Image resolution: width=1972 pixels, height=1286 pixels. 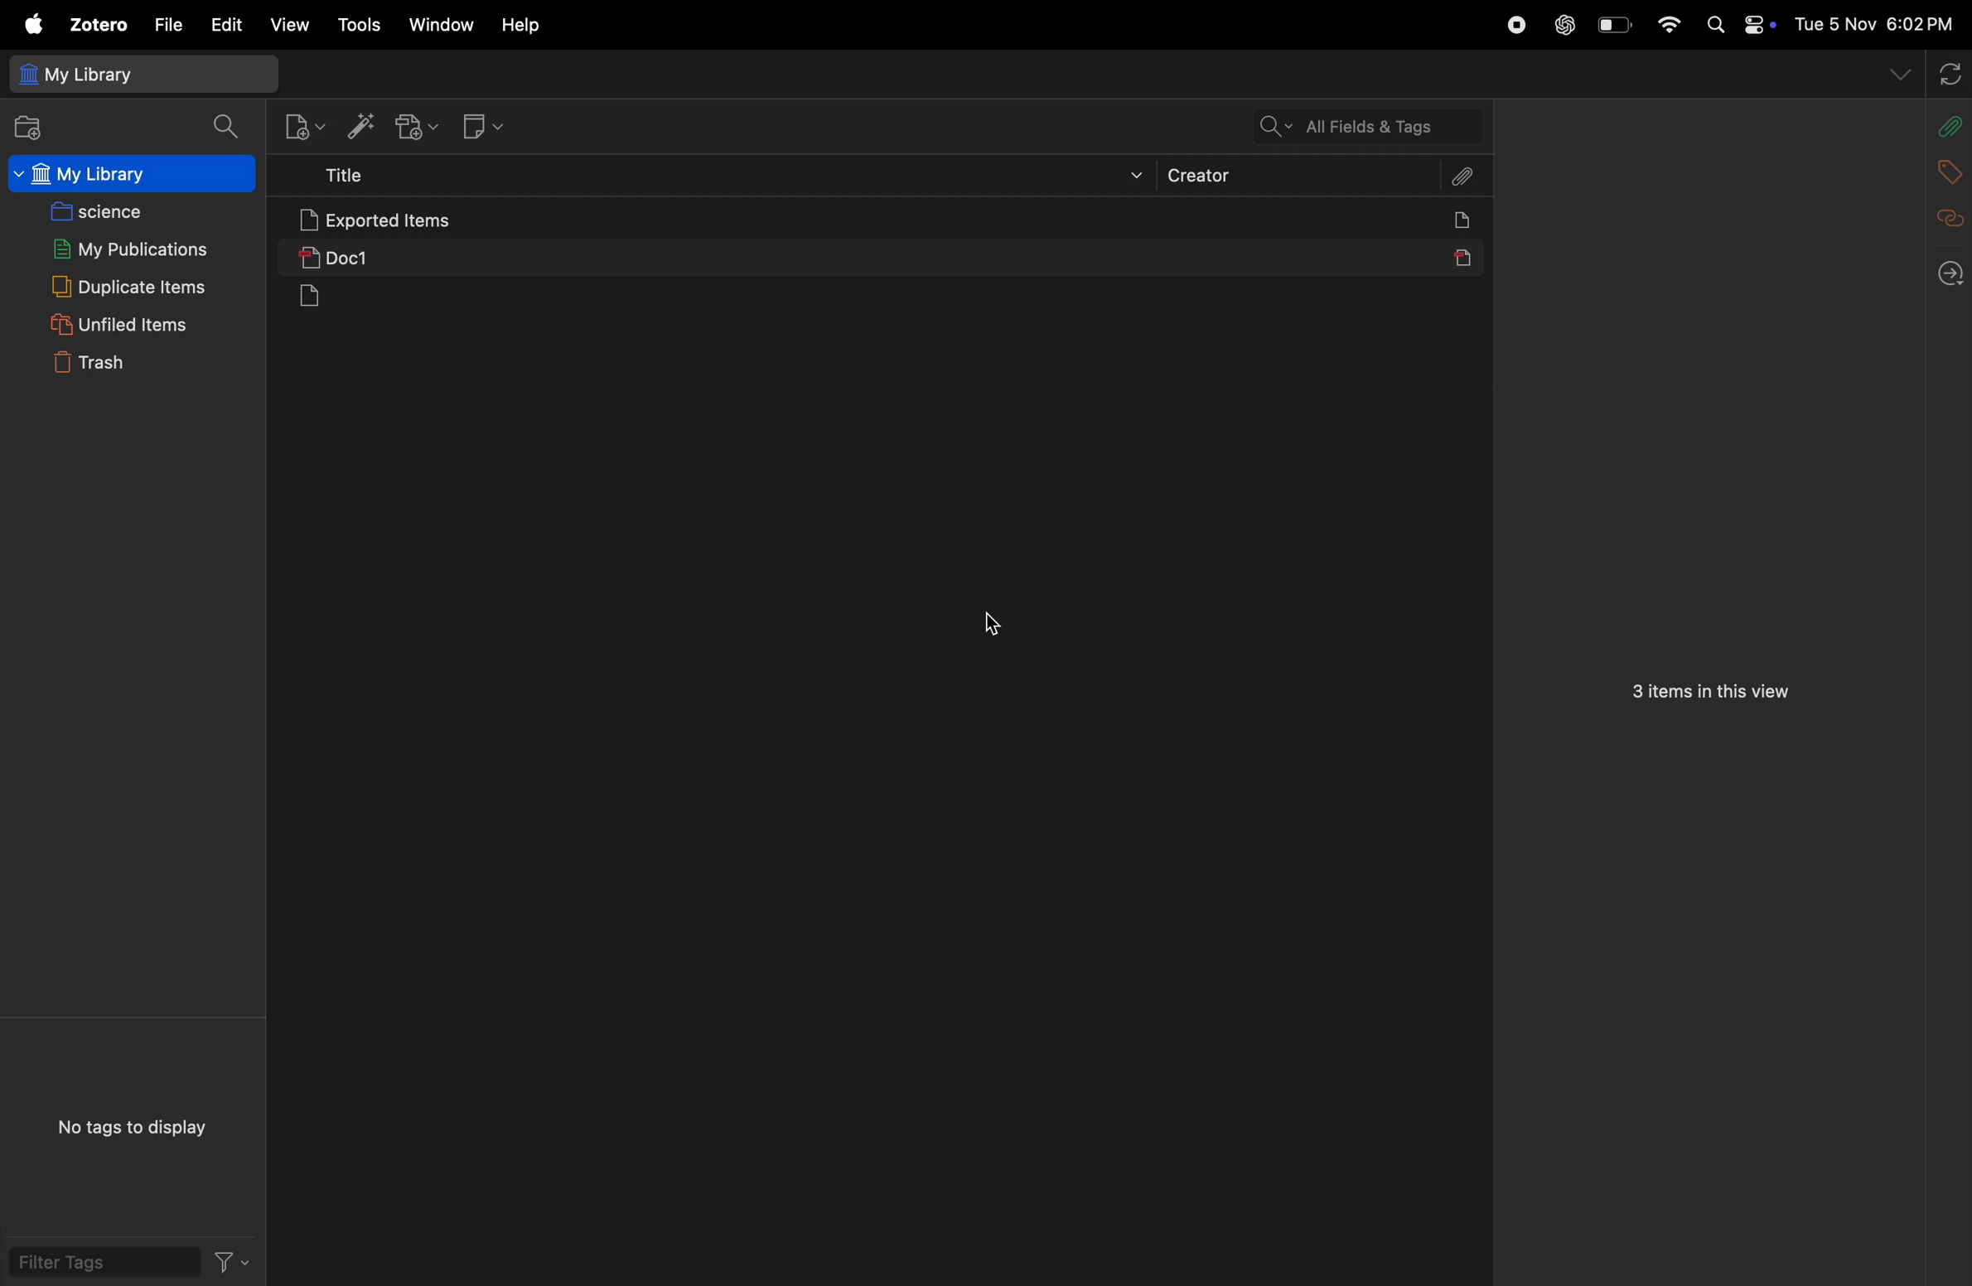 I want to click on wifi, so click(x=1667, y=24).